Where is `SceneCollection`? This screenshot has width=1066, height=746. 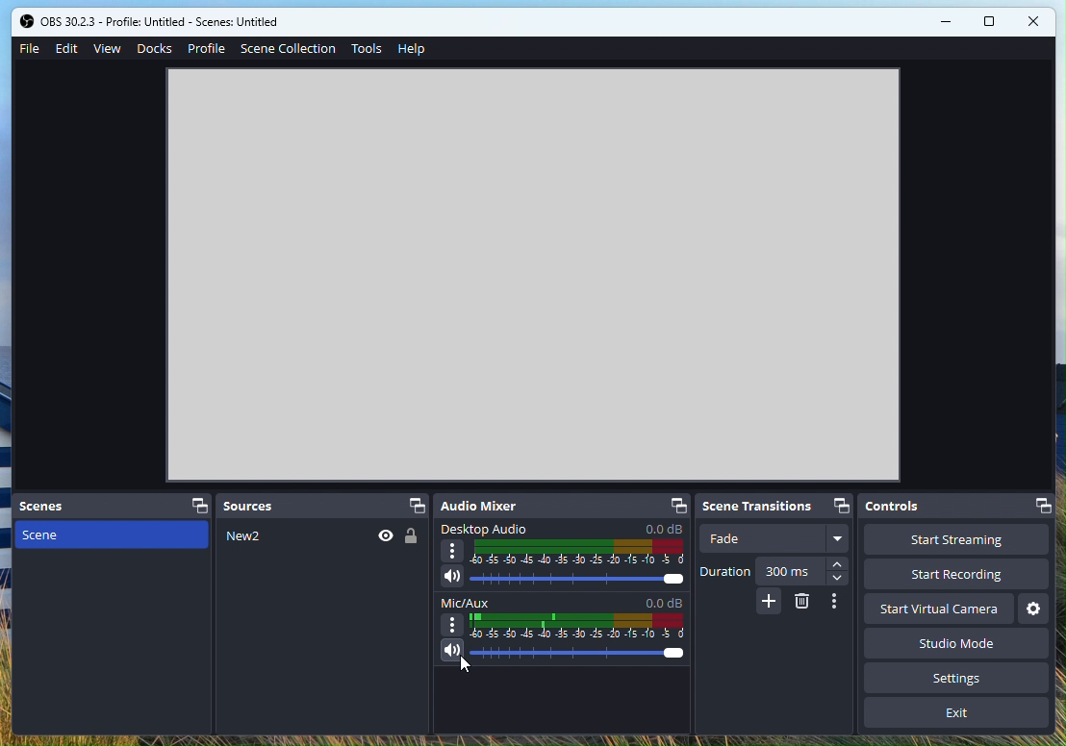
SceneCollection is located at coordinates (289, 51).